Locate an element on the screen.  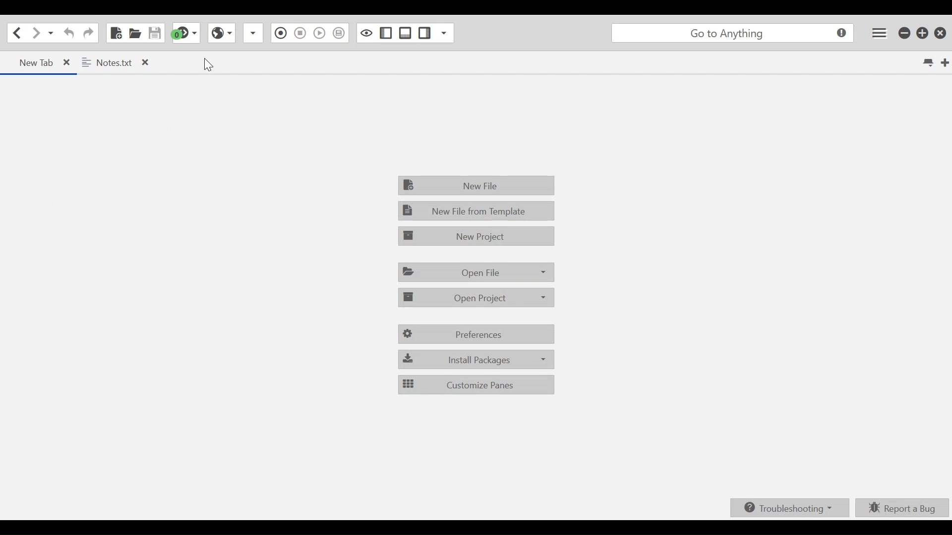
Sow/Hide Left Pane is located at coordinates (405, 32).